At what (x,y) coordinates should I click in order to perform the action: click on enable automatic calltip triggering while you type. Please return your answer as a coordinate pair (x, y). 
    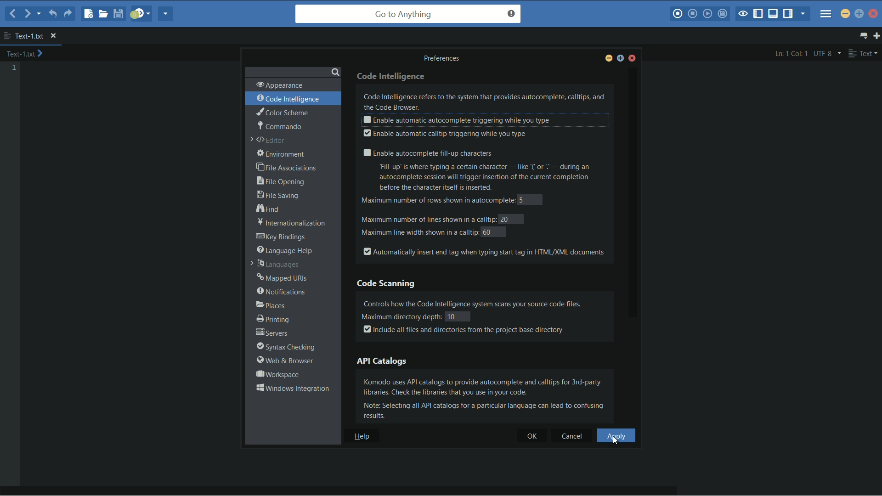
    Looking at the image, I should click on (444, 134).